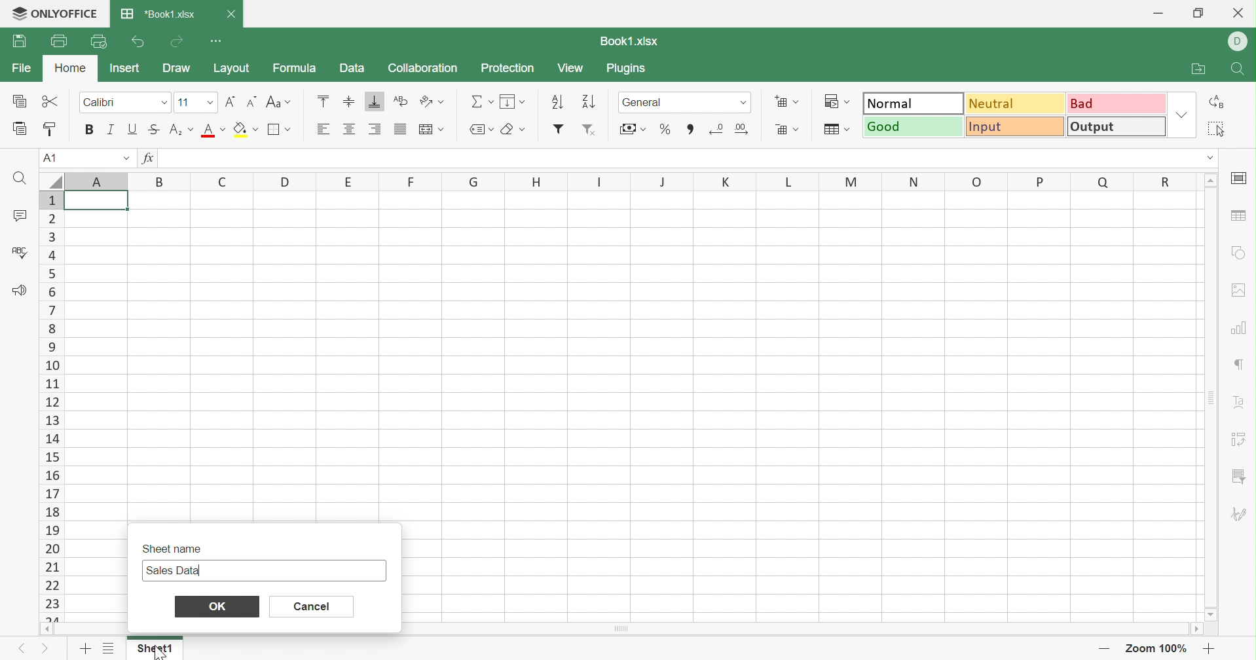 This screenshot has height=660, width=1256. What do you see at coordinates (220, 605) in the screenshot?
I see `OK` at bounding box center [220, 605].